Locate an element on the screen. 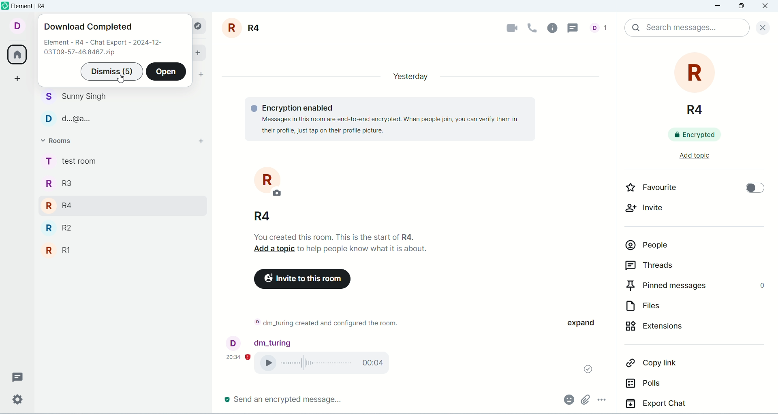 Image resolution: width=778 pixels, height=414 pixels. attachment is located at coordinates (585, 399).